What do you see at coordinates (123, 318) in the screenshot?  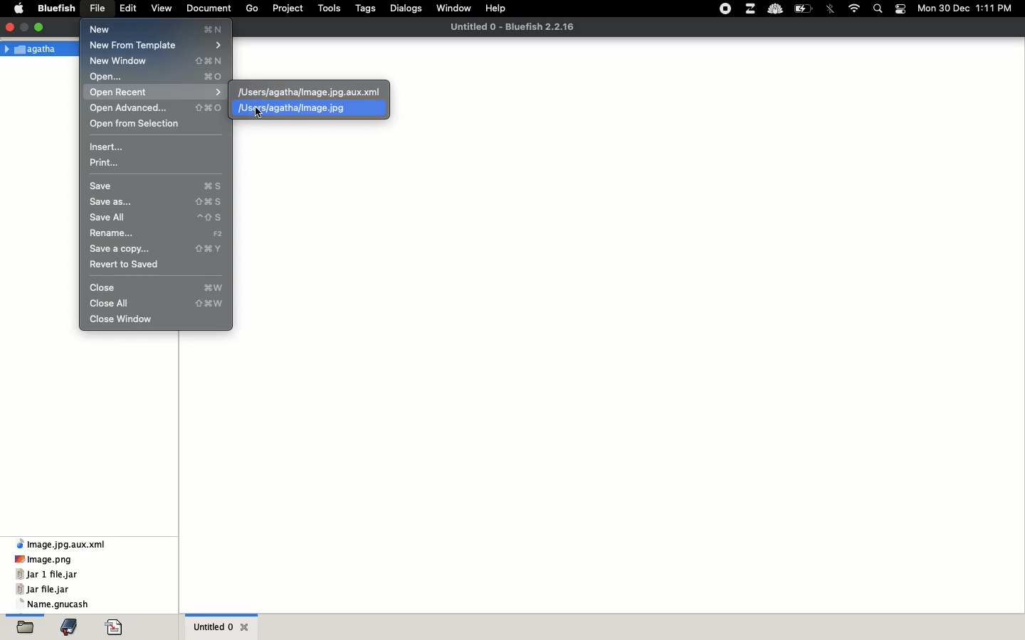 I see `close window` at bounding box center [123, 318].